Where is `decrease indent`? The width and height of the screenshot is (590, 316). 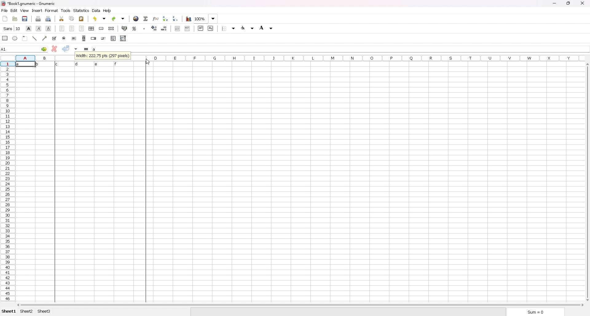 decrease indent is located at coordinates (178, 28).